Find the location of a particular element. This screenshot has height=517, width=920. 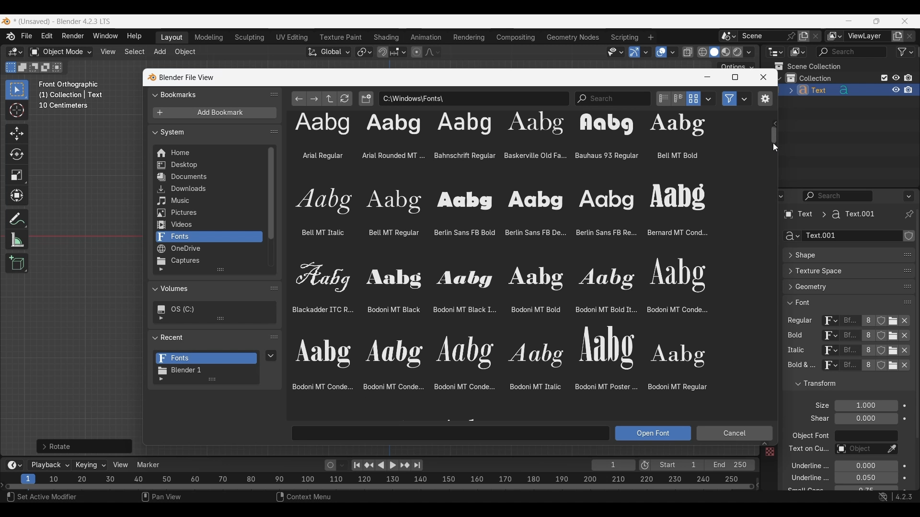

Next folder is located at coordinates (314, 99).